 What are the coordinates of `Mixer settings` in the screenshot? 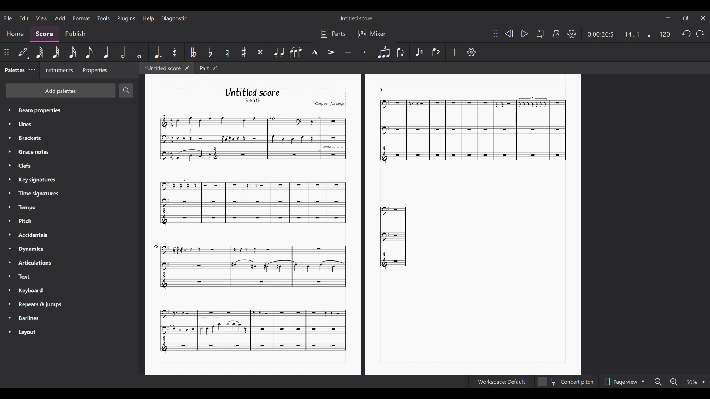 It's located at (372, 34).